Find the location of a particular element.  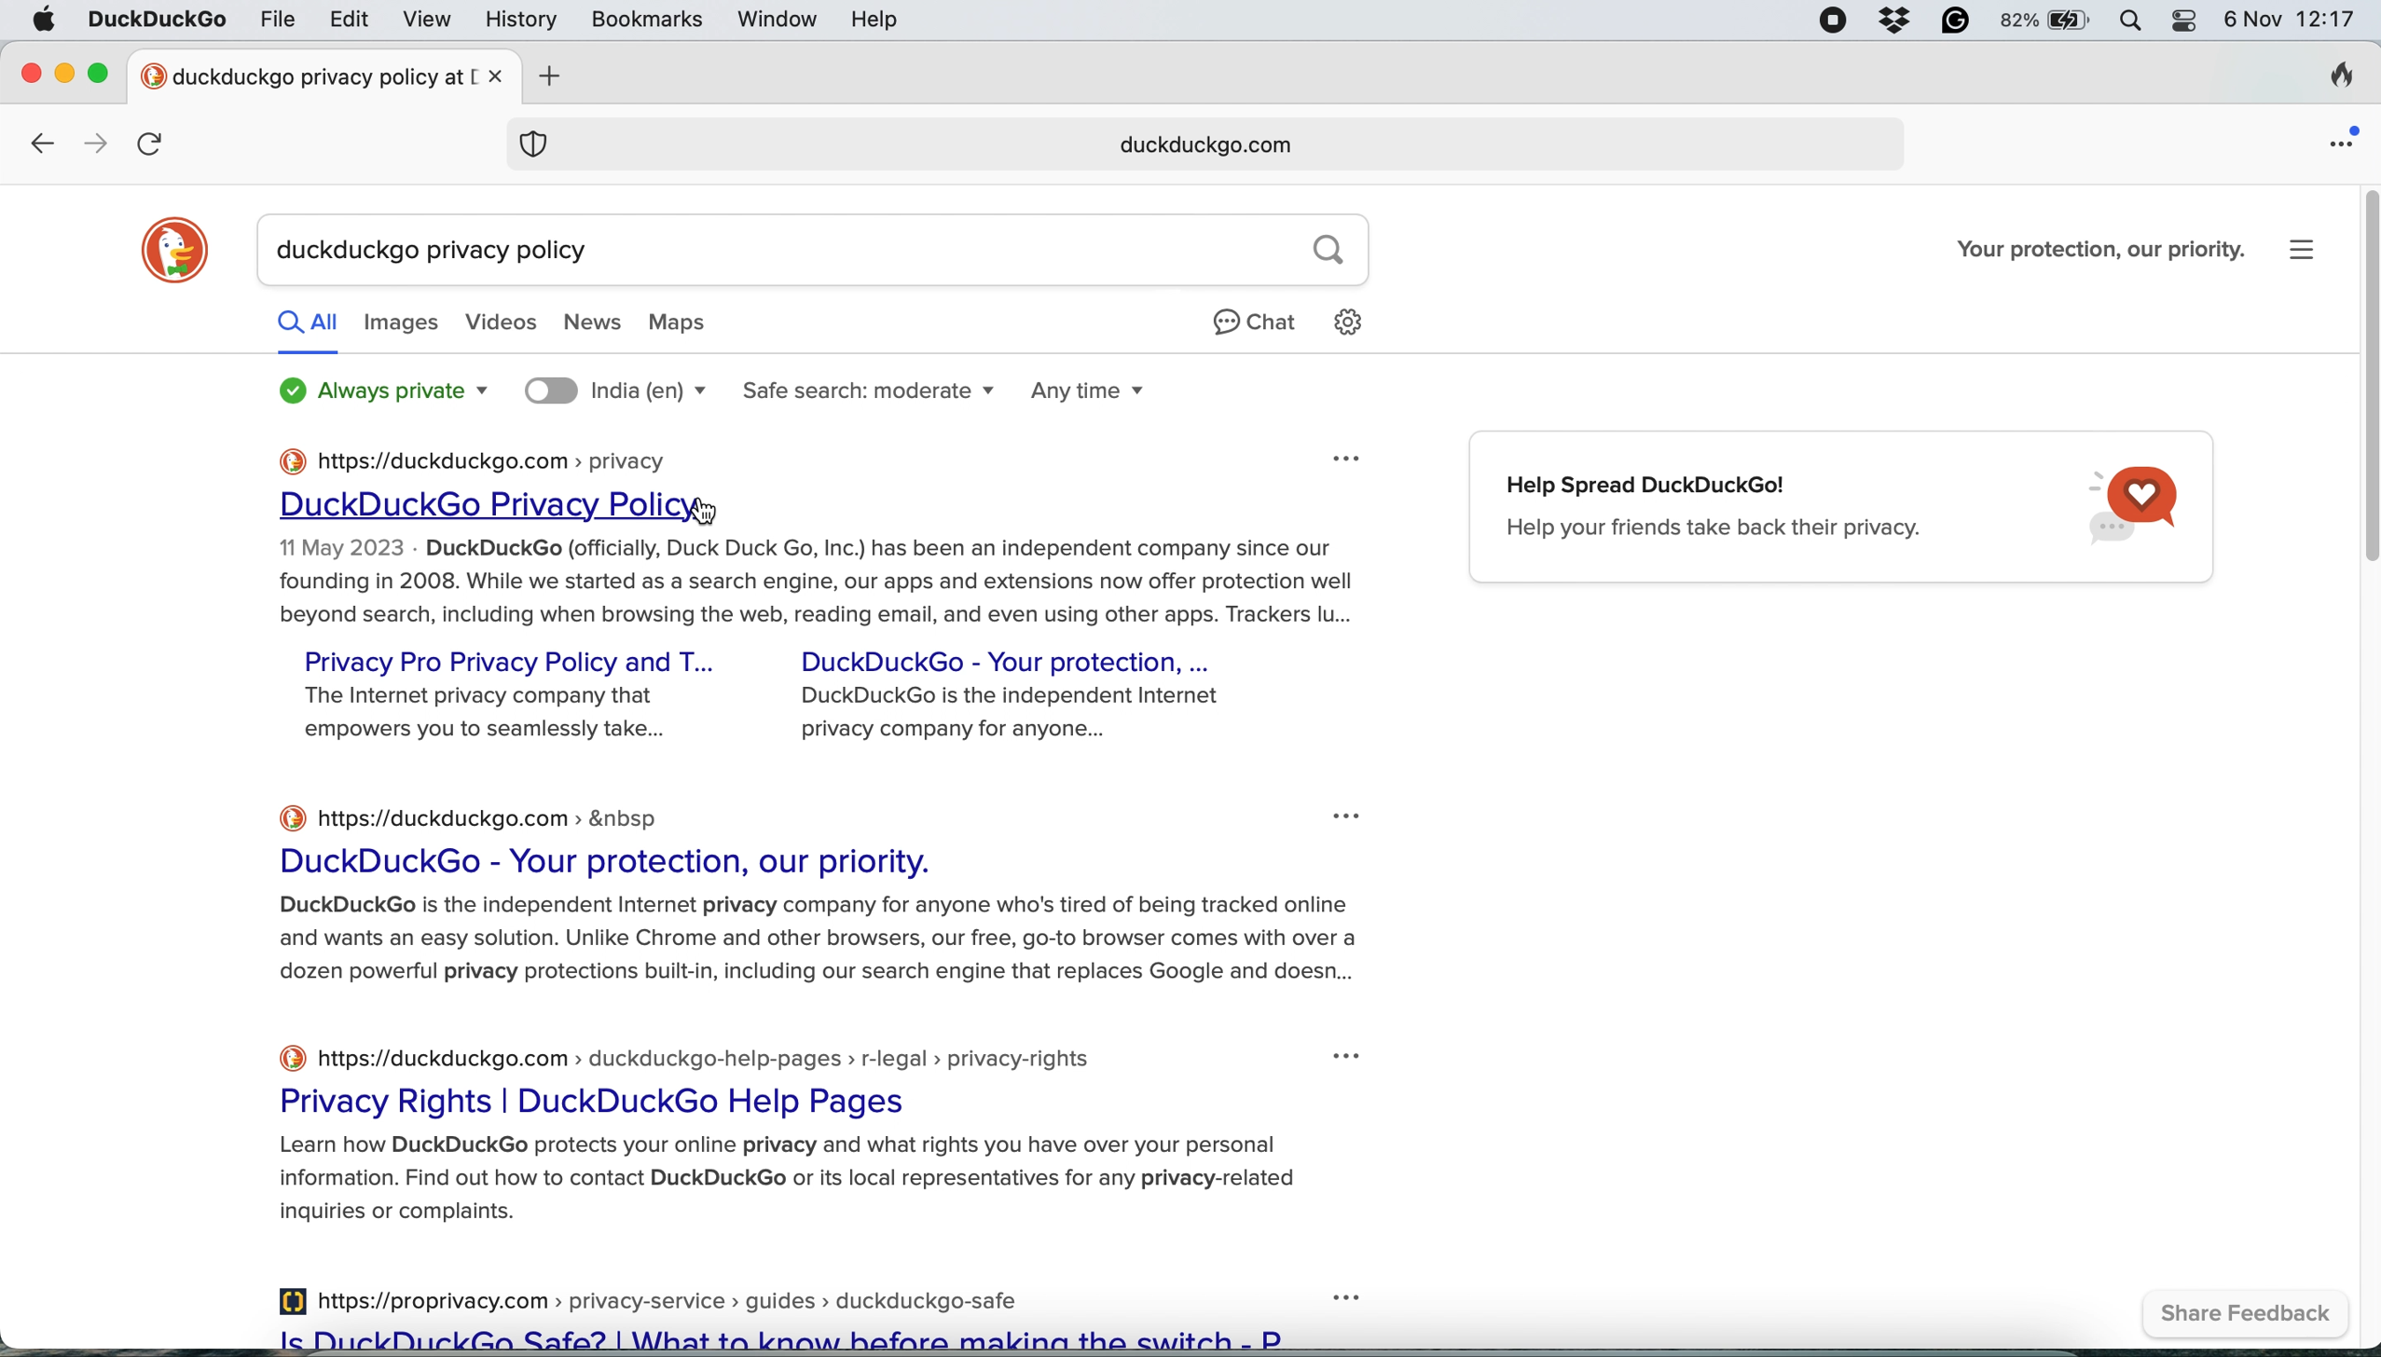

https://duckduckgo.com > privacy is located at coordinates (469, 461).